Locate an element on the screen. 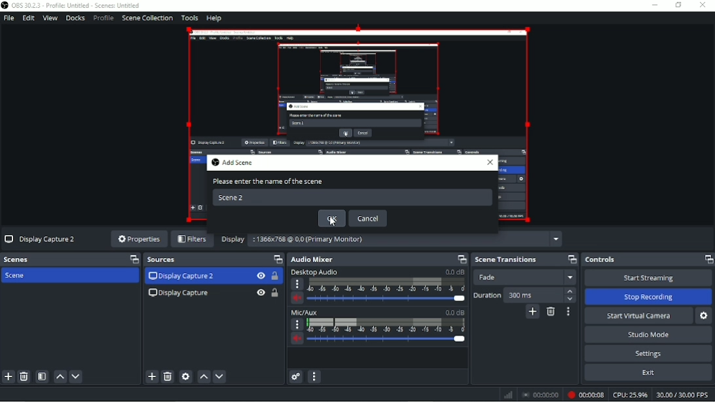  Hide is located at coordinates (261, 293).